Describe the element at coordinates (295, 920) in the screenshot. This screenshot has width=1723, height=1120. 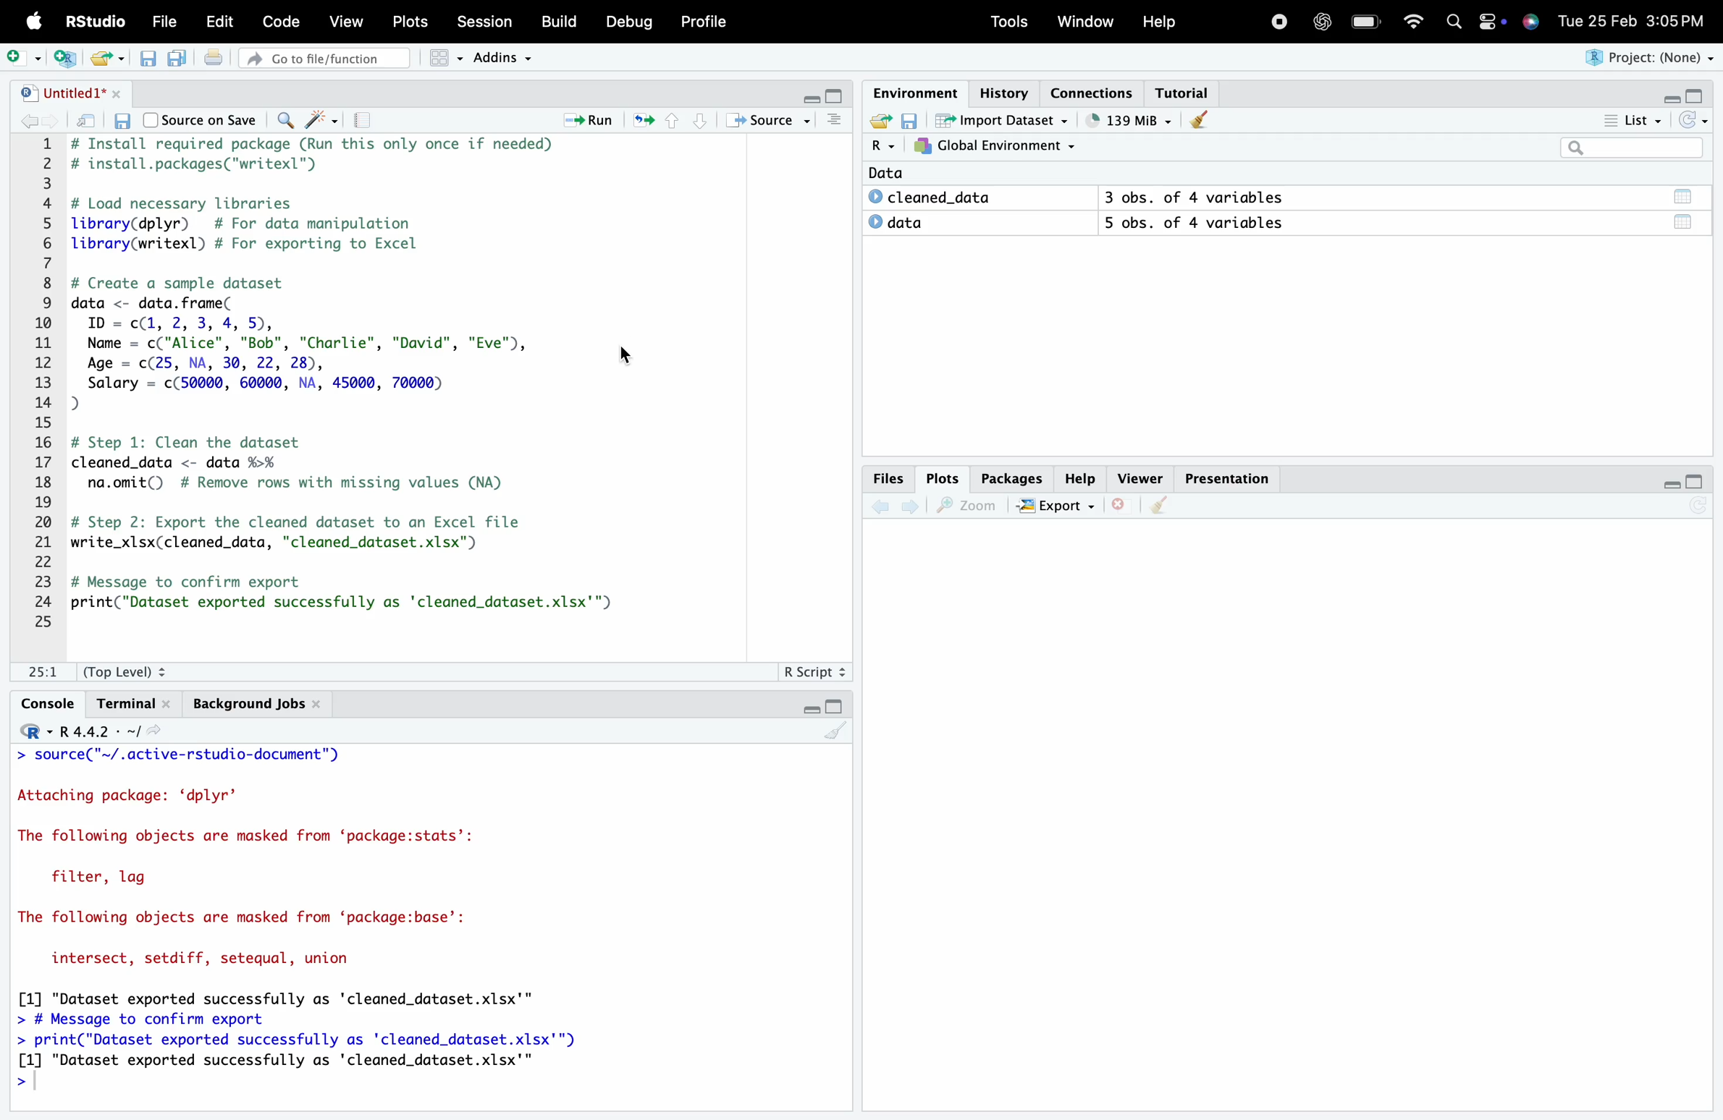
I see `> source( ~/.active-rstudio-aocument )

Attaching package: ‘dplyr’

The following objects are masked from ‘package:stats’:
filter, lag

The following objects are masked from ‘package:base’:
intersect, setdiff, setequal, union

[1] "Dataset exported successfully as 'cleaned_dataset.xlsx'"

> # Message to confirm export

> print("Dataset exported successfully as 'cleaned_dataset.xlsx'")

[1] "Dataset exported successfully as 'cleaned_dataset.xlsx'"

>` at that location.